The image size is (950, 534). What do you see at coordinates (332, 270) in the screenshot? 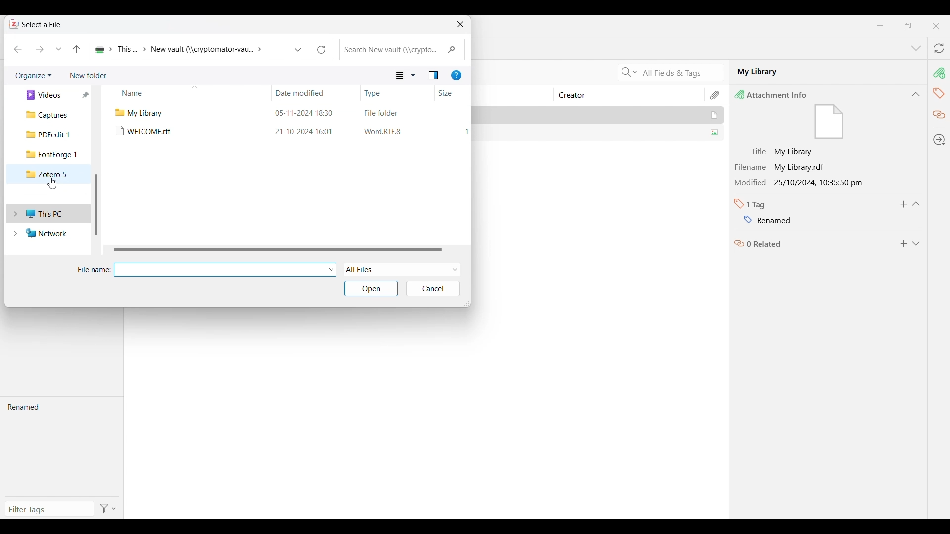
I see `File options` at bounding box center [332, 270].